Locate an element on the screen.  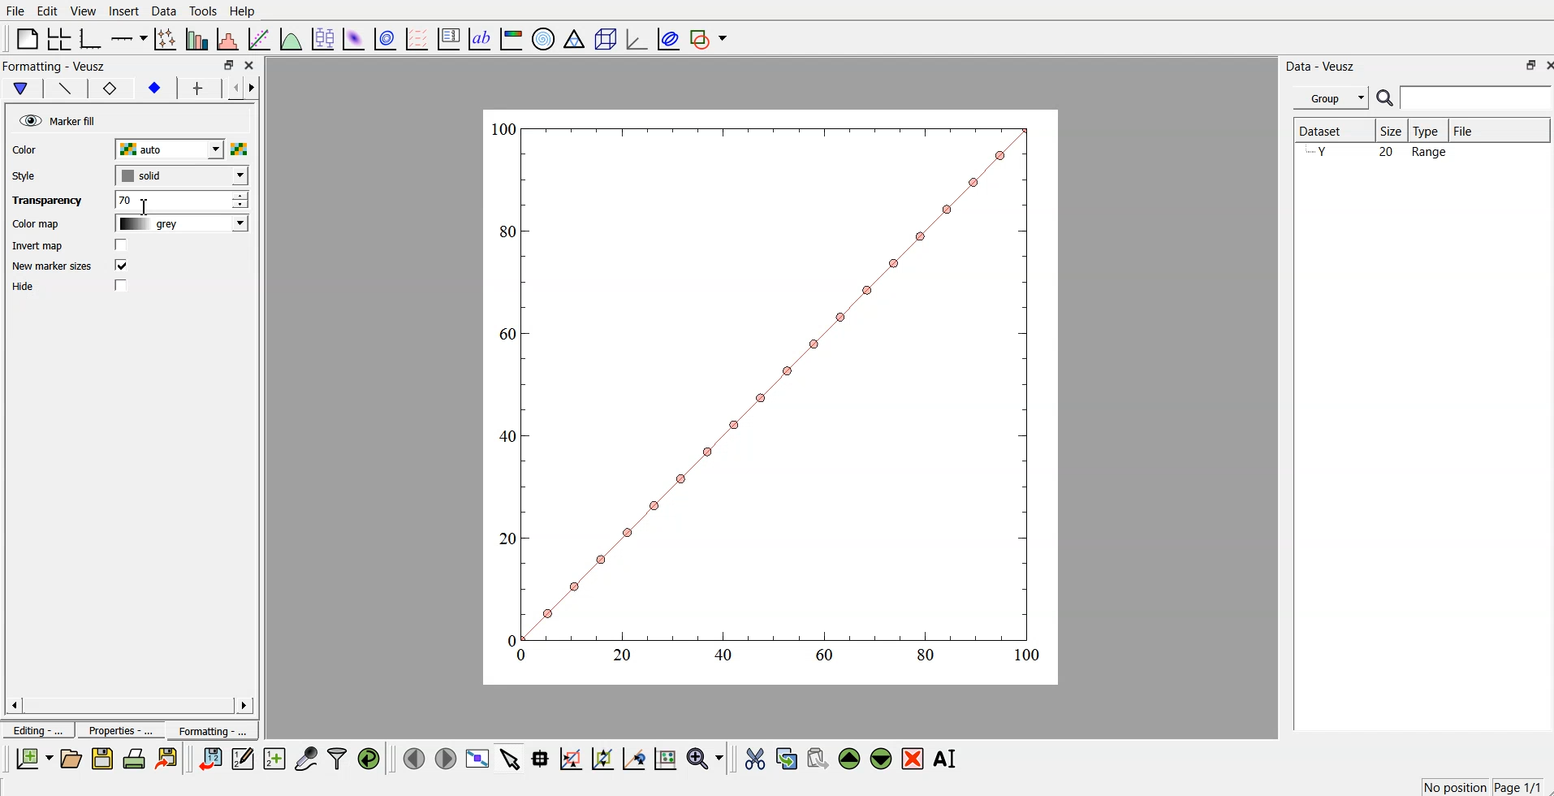
plot box plots is located at coordinates (322, 37).